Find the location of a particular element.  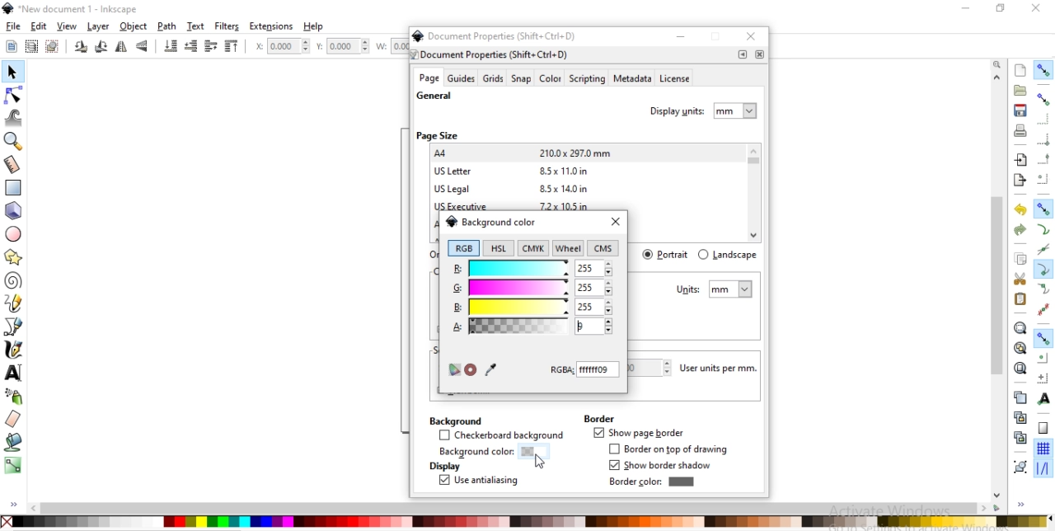

background is located at coordinates (454, 420).